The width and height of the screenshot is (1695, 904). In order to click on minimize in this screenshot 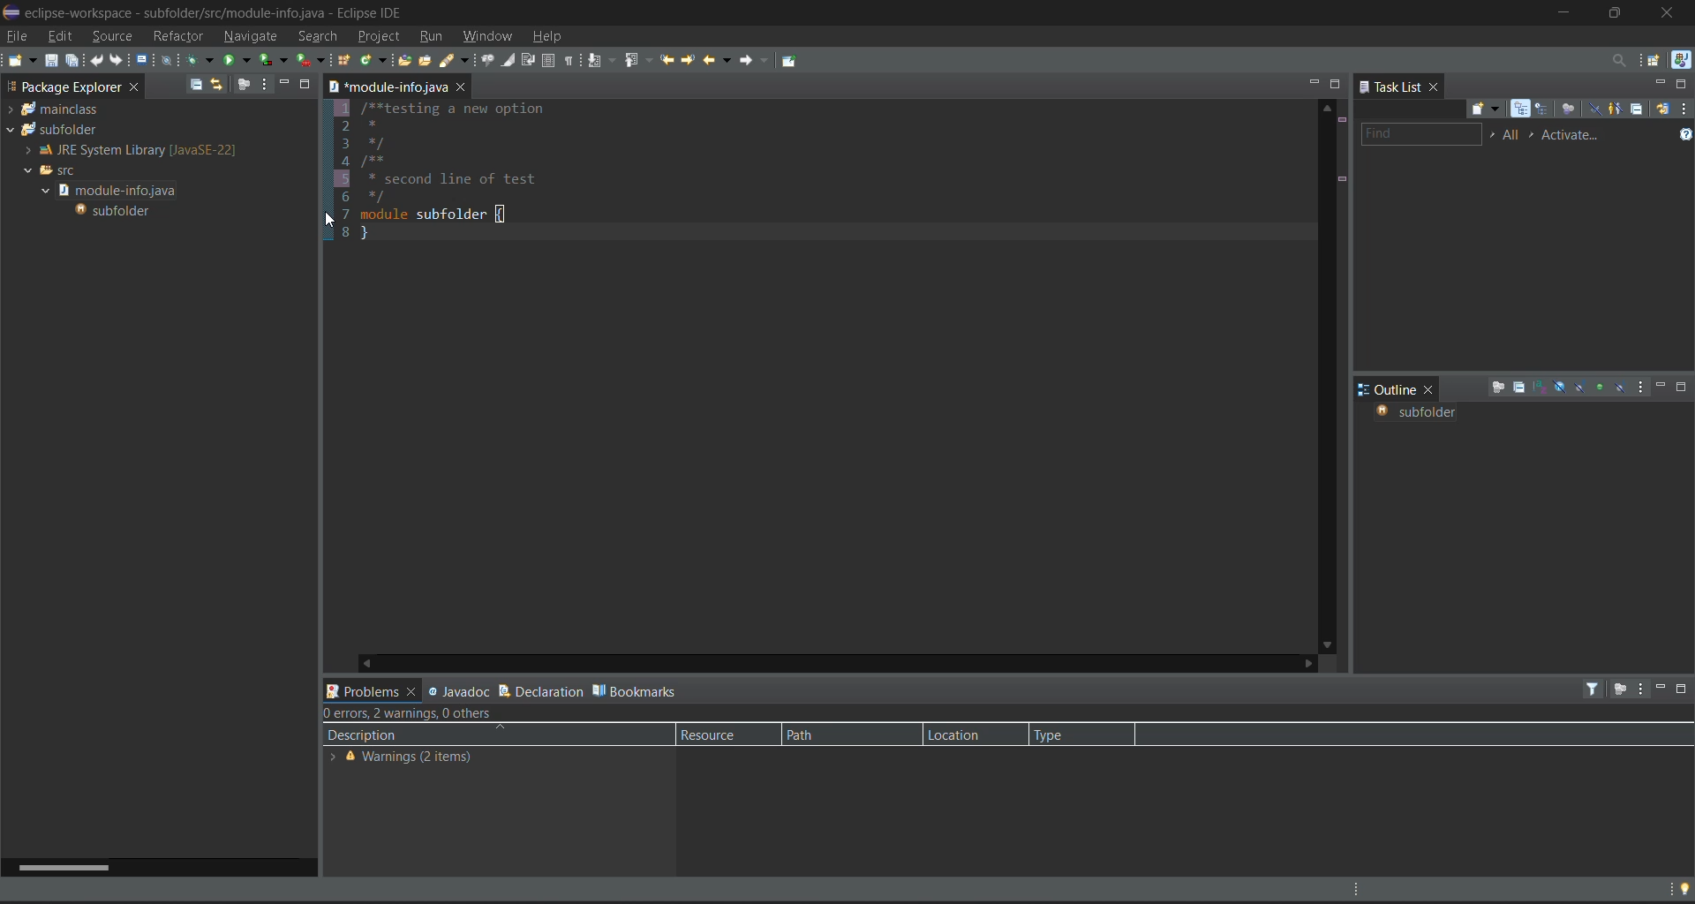, I will do `click(1654, 82)`.